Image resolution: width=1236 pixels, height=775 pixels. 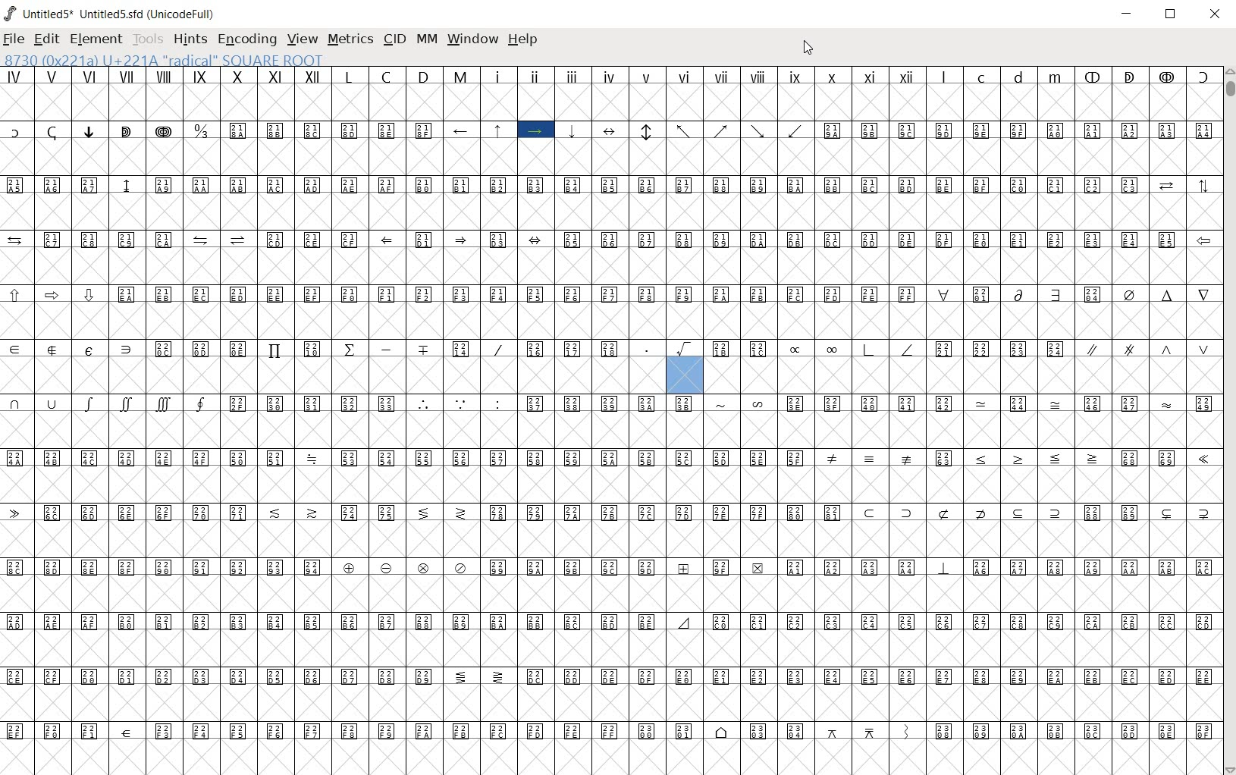 What do you see at coordinates (523, 40) in the screenshot?
I see `HELP` at bounding box center [523, 40].